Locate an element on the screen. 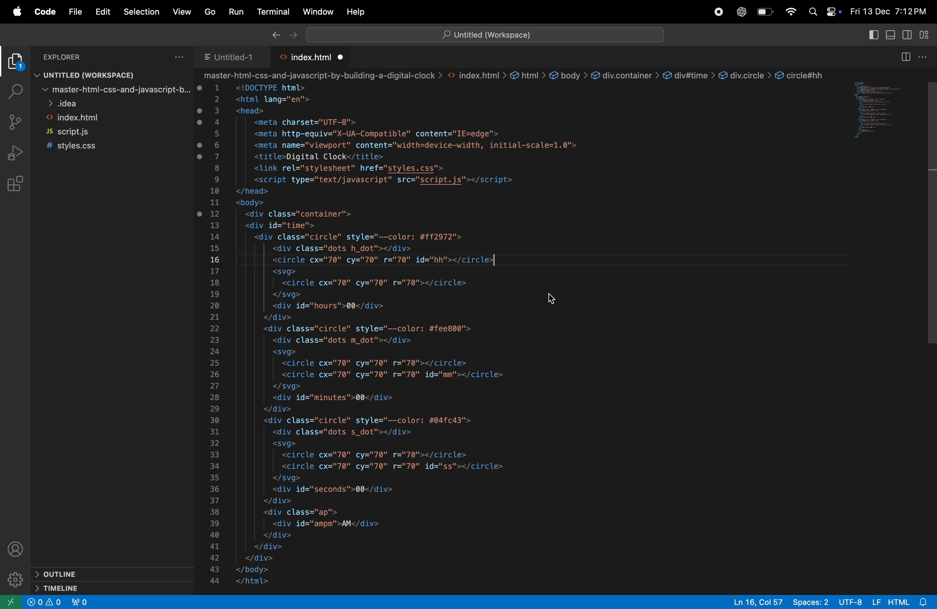 This screenshot has height=609, width=937. view is located at coordinates (183, 11).